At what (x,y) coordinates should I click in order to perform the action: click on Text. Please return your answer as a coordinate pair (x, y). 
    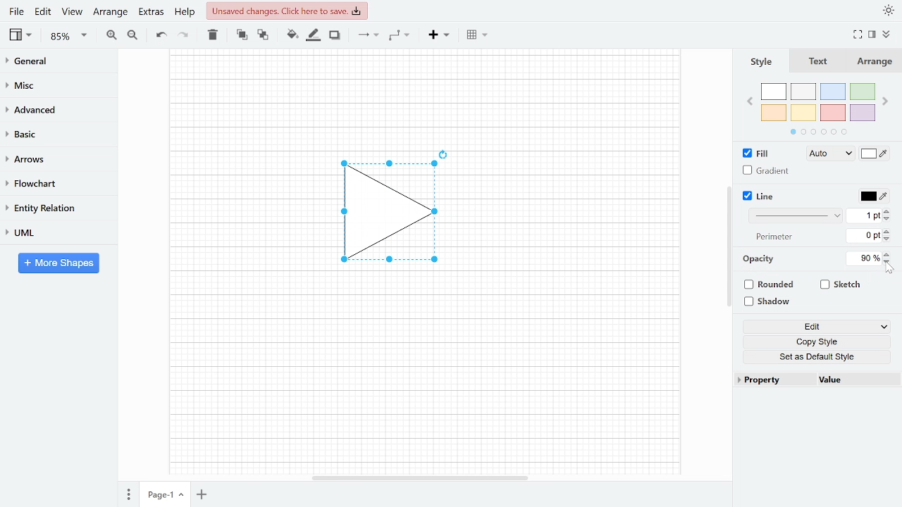
    Looking at the image, I should click on (815, 62).